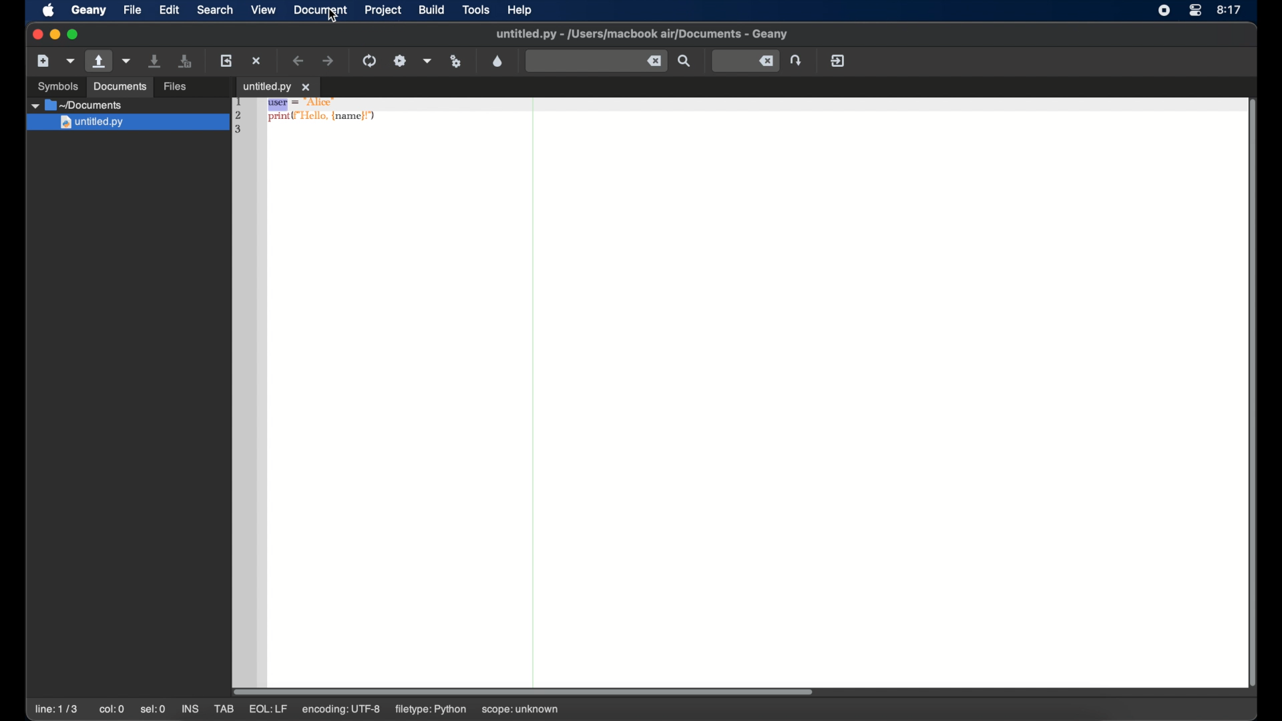 This screenshot has height=721, width=1282. Describe the element at coordinates (132, 9) in the screenshot. I see `file` at that location.